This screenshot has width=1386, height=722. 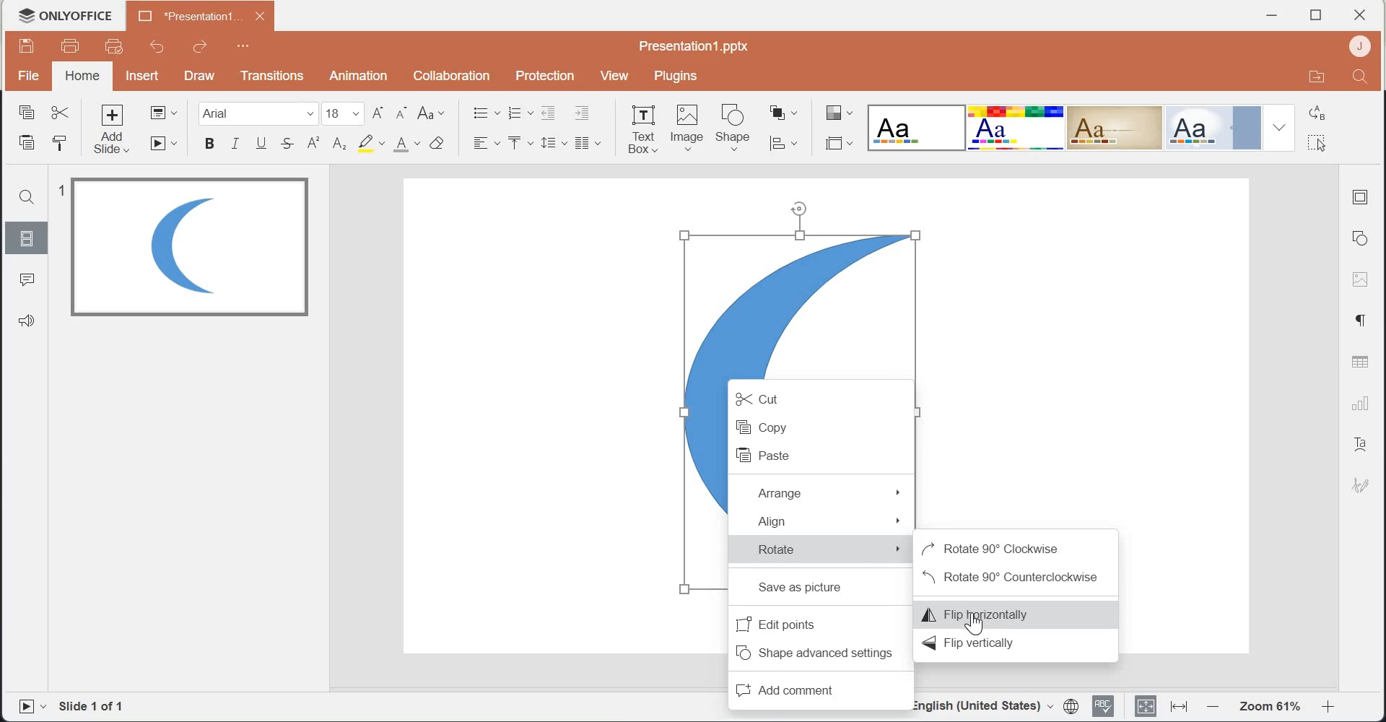 What do you see at coordinates (189, 248) in the screenshot?
I see `Image` at bounding box center [189, 248].